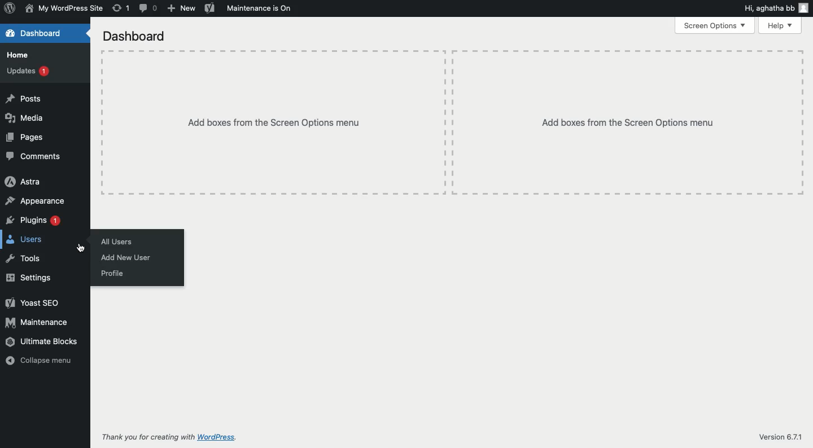  Describe the element at coordinates (21, 55) in the screenshot. I see `Home` at that location.